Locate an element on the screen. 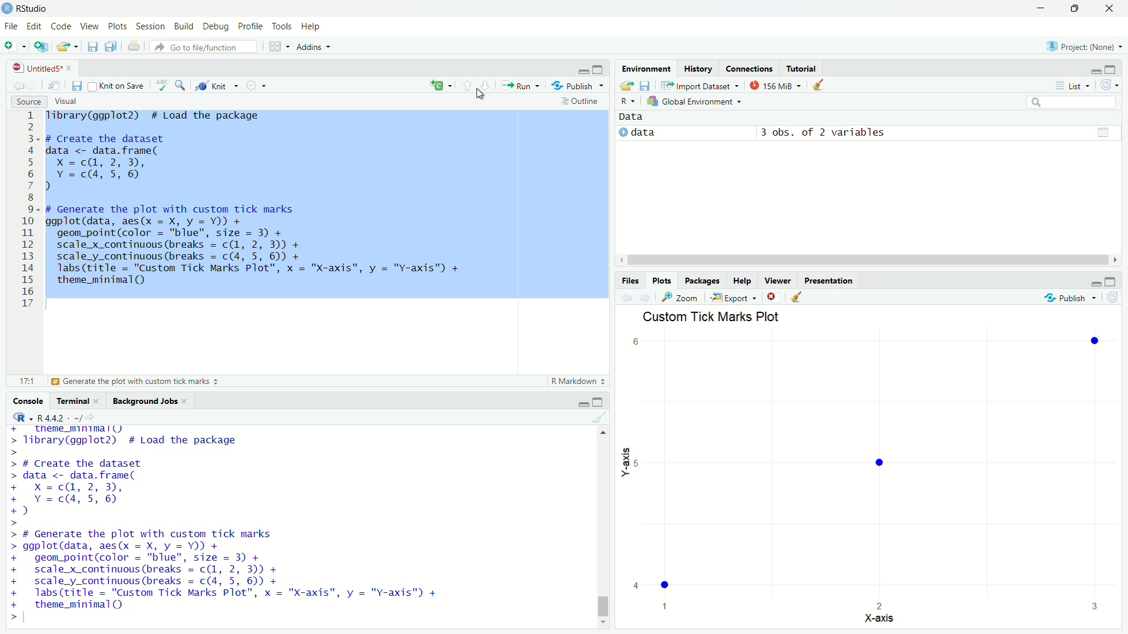 The height and width of the screenshot is (634, 1128). view the current working directory is located at coordinates (98, 417).